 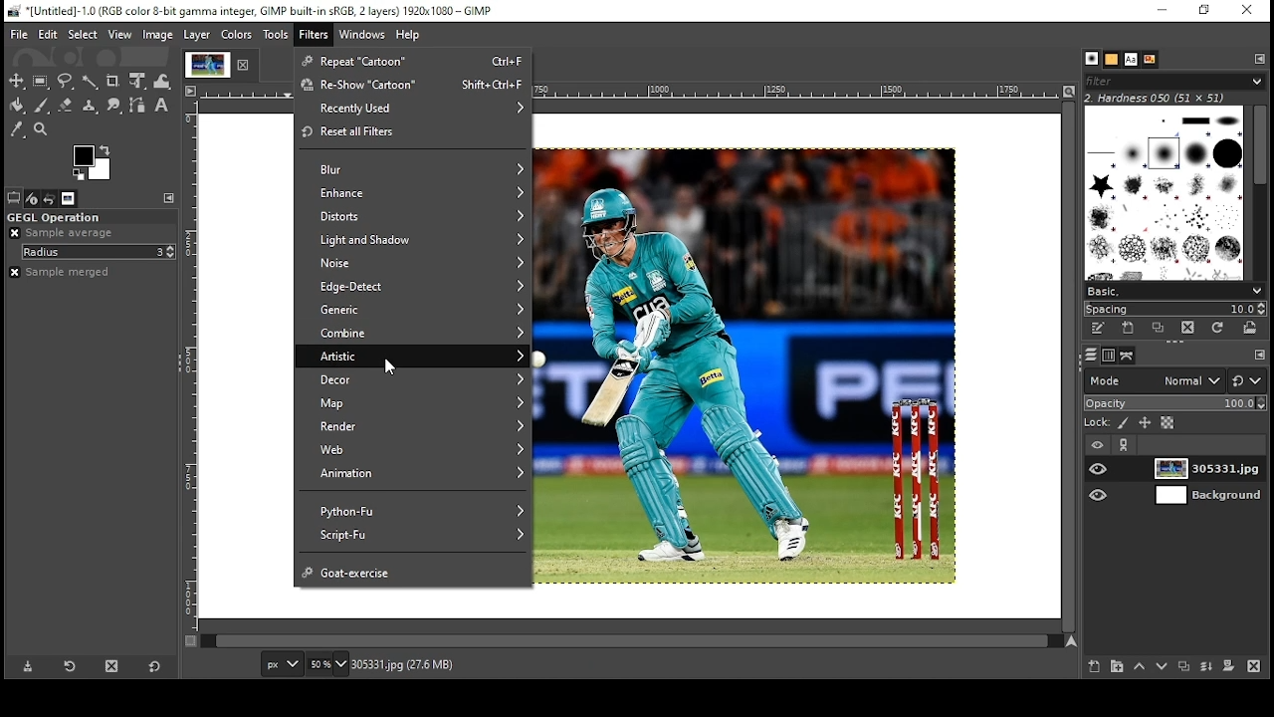 I want to click on light and shadow, so click(x=415, y=240).